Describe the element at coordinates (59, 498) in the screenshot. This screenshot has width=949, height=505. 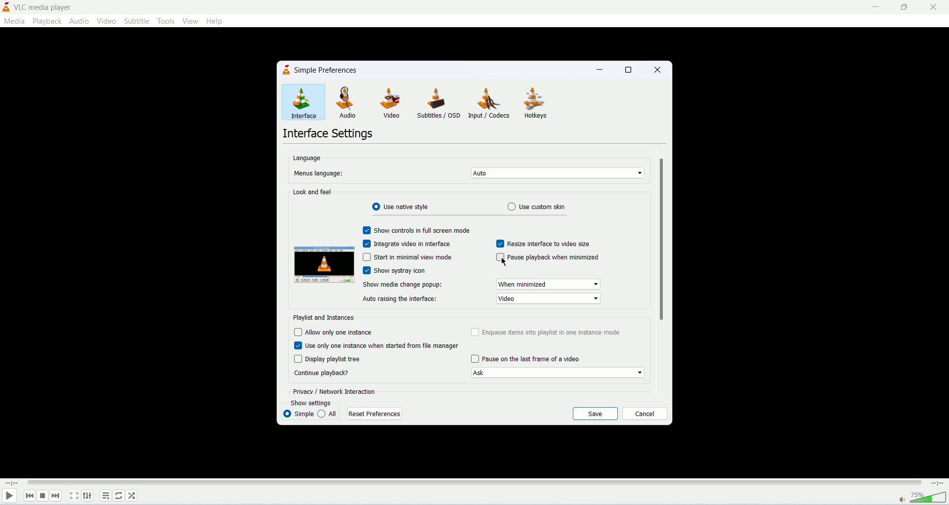
I see `next` at that location.